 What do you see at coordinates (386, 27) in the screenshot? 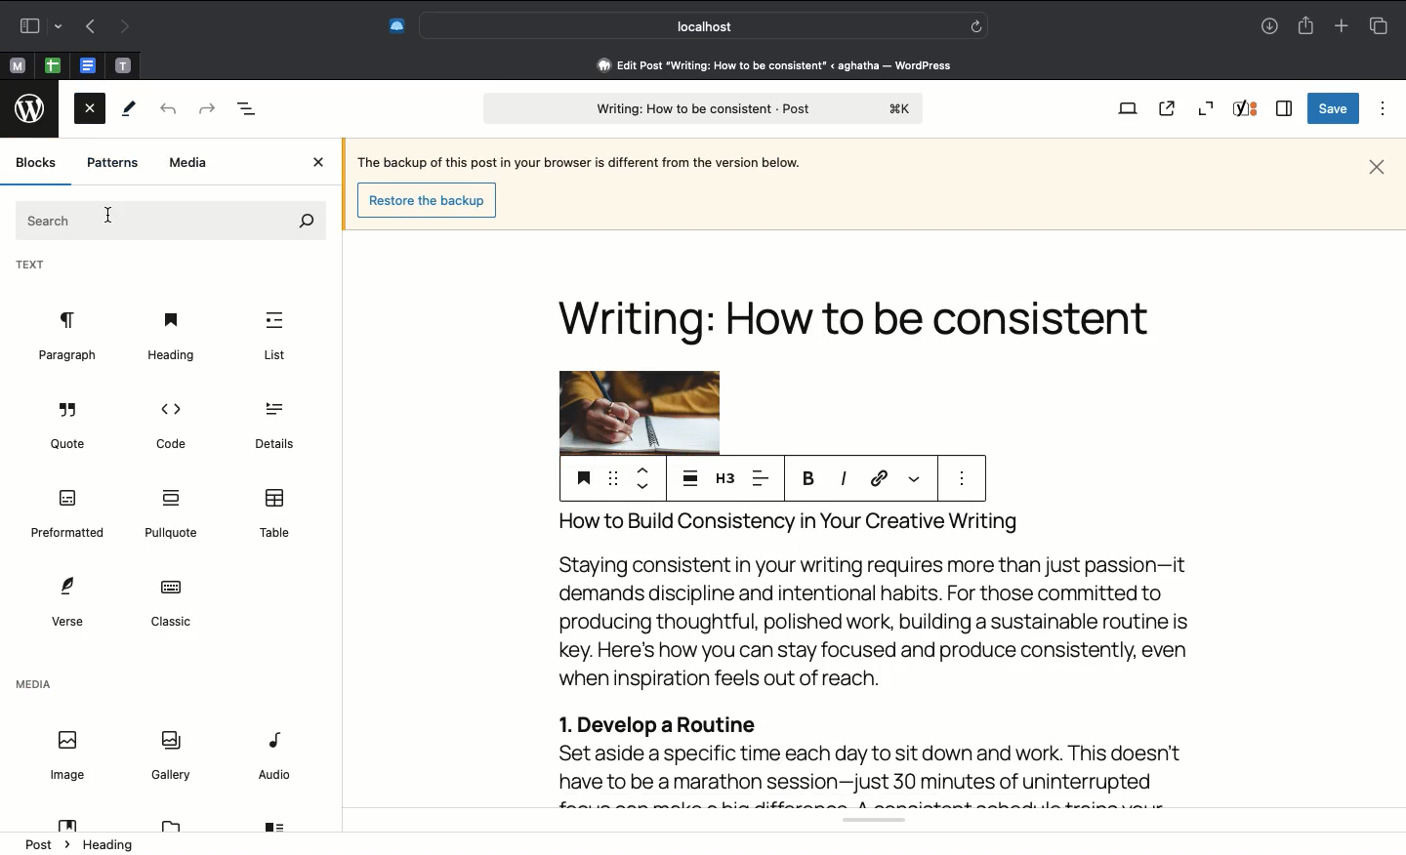
I see `Extensions` at bounding box center [386, 27].